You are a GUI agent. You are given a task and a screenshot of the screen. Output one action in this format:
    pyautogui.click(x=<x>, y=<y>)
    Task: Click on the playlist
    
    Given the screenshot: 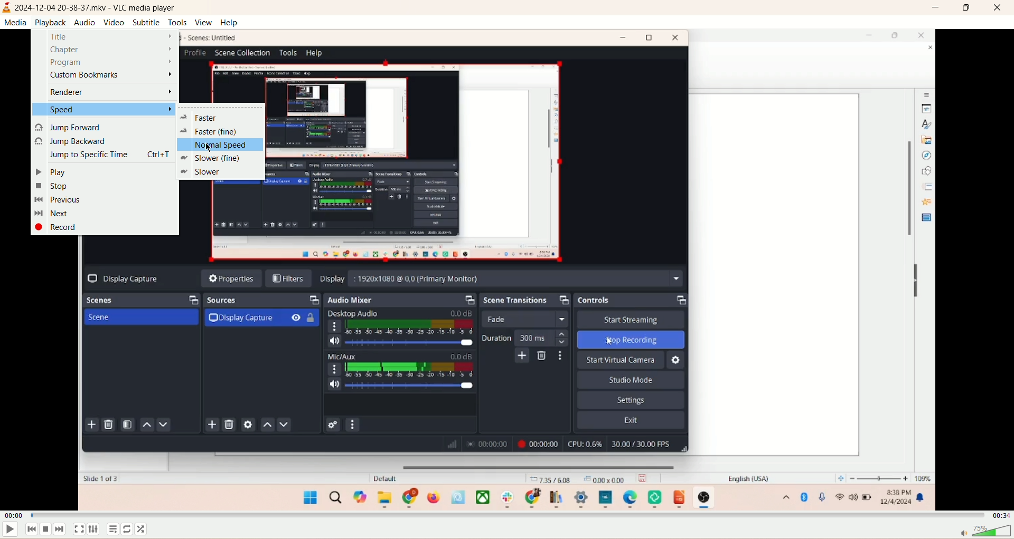 What is the action you would take?
    pyautogui.click(x=115, y=530)
    